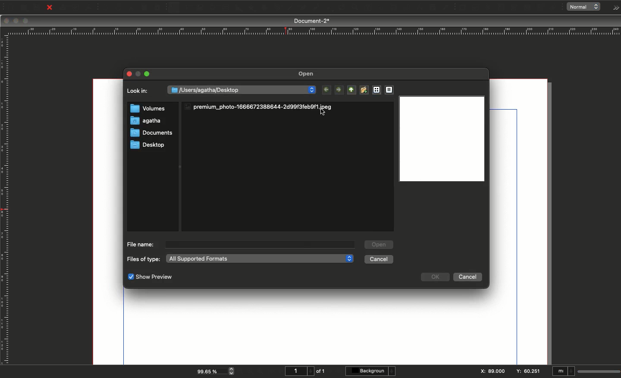 The height and width of the screenshot is (378, 621). Describe the element at coordinates (339, 90) in the screenshot. I see `Next` at that location.